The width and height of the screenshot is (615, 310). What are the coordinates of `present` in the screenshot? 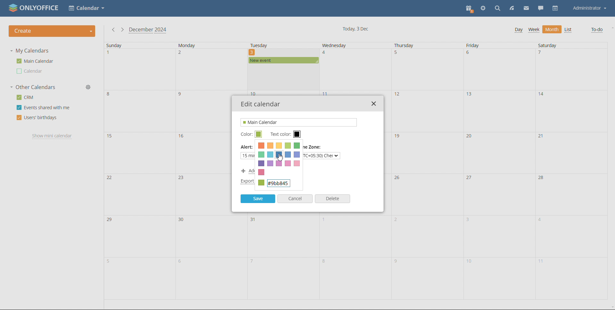 It's located at (470, 9).